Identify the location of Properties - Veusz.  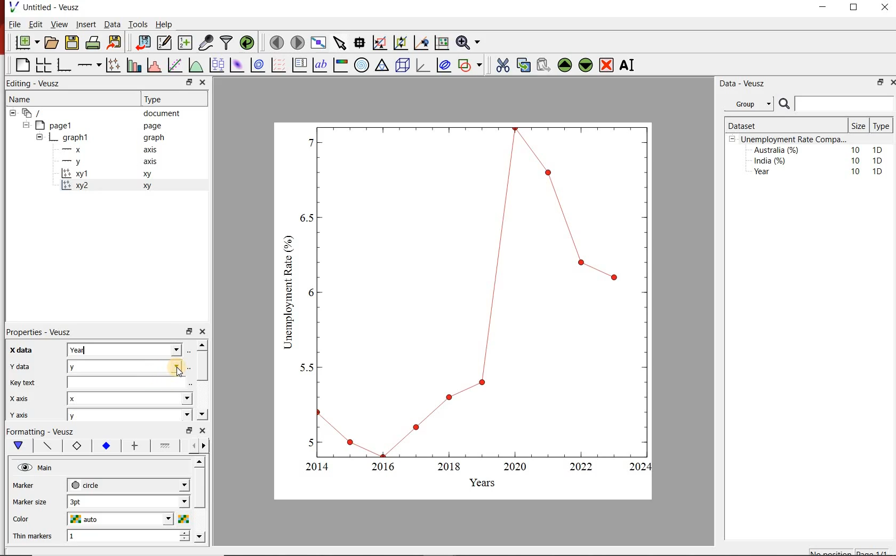
(41, 333).